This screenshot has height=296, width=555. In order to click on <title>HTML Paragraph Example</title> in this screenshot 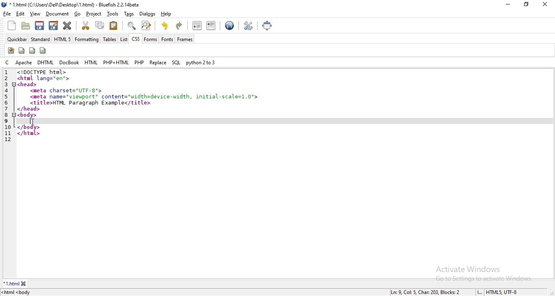, I will do `click(91, 103)`.